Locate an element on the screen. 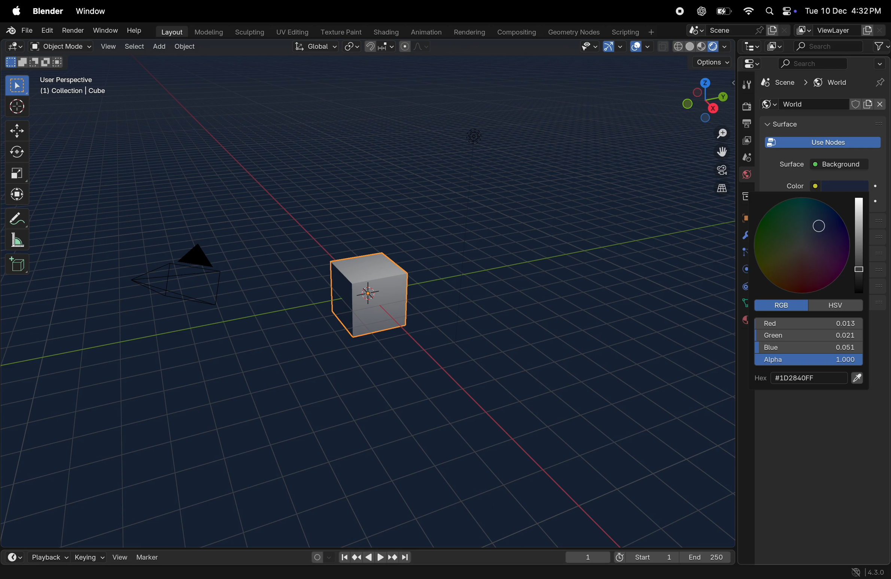 The height and width of the screenshot is (579, 891). color code is located at coordinates (807, 378).